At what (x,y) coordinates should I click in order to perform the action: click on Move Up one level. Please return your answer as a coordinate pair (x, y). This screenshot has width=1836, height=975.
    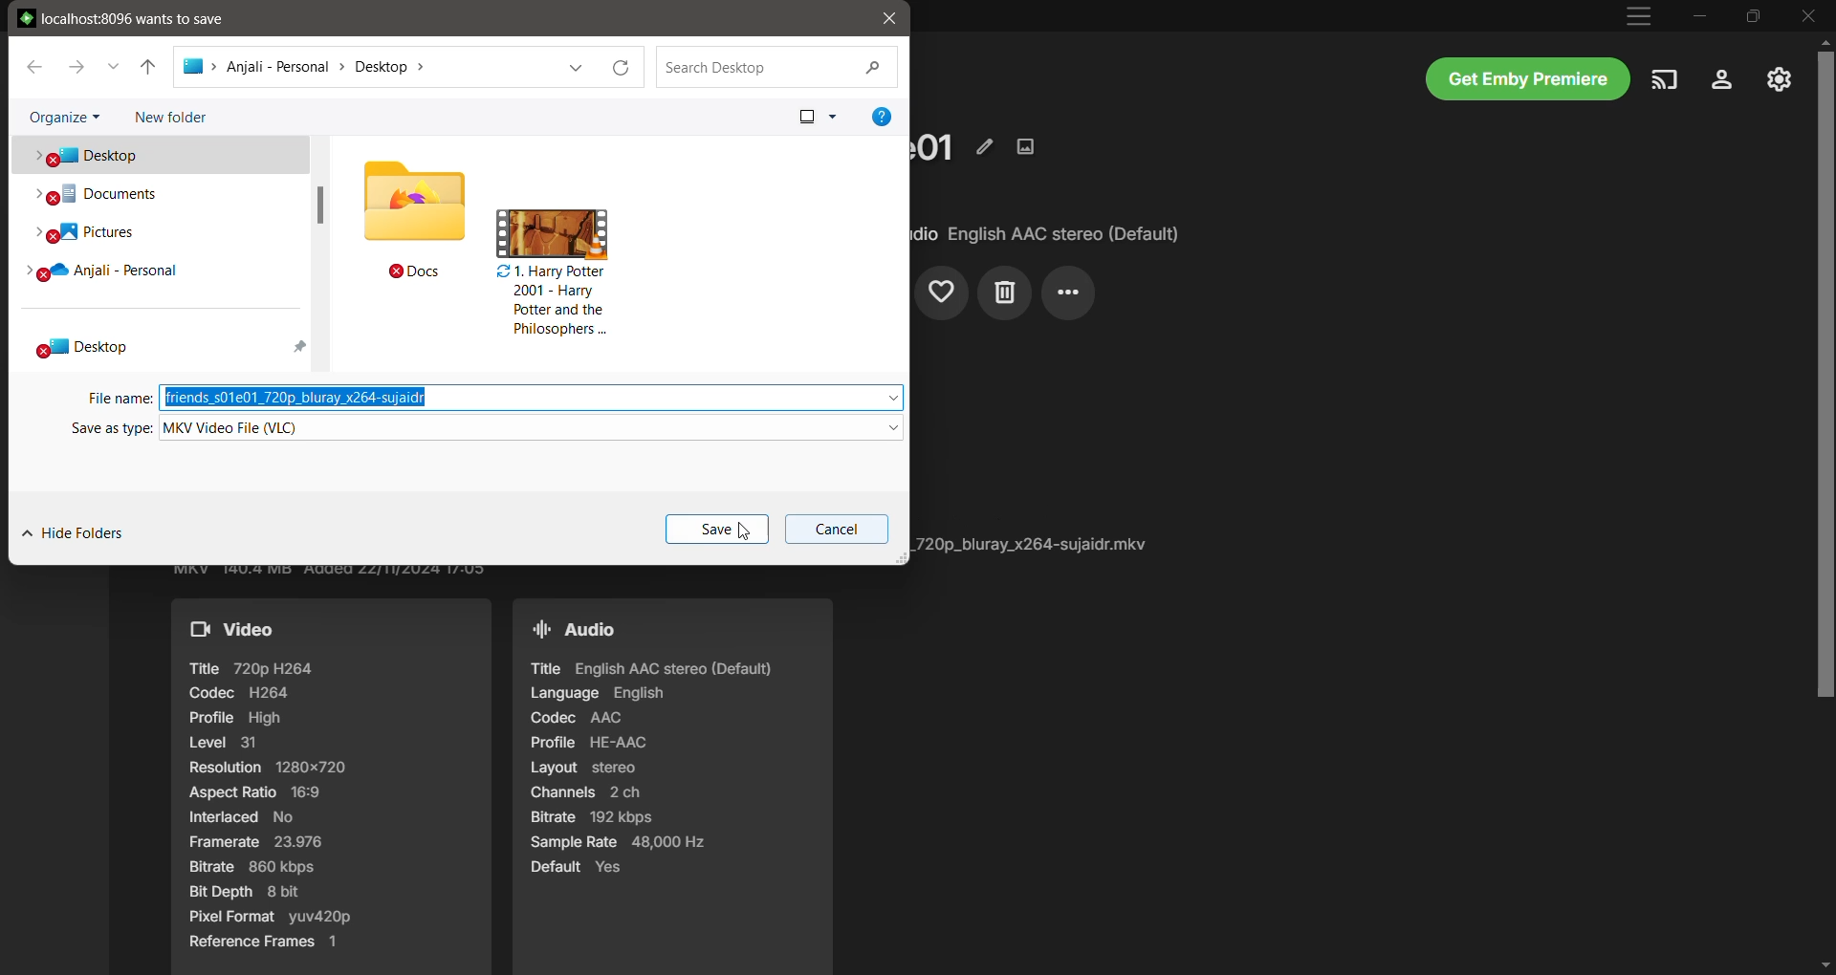
    Looking at the image, I should click on (148, 68).